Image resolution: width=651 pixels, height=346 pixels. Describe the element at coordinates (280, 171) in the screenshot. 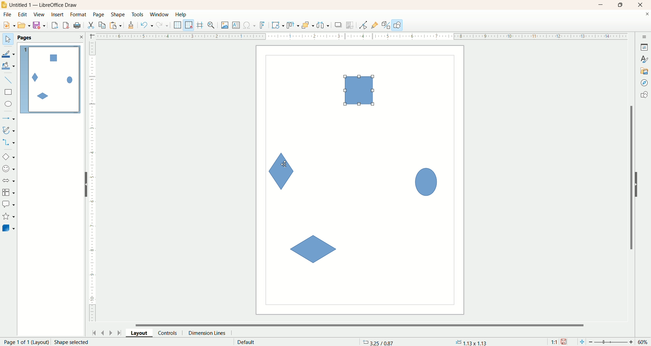

I see `selected shape` at that location.